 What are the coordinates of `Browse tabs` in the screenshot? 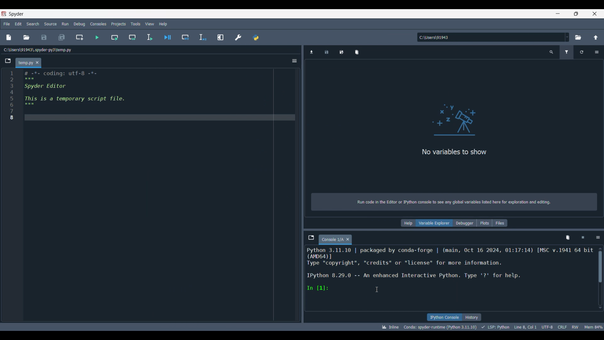 It's located at (311, 237).